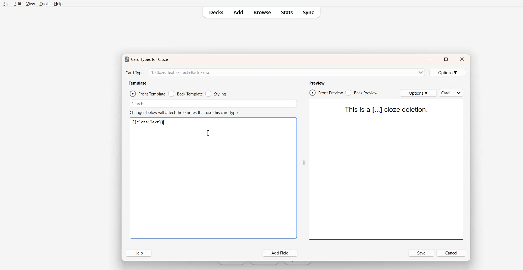  What do you see at coordinates (387, 110) in the screenshot?
I see `Text 4` at bounding box center [387, 110].